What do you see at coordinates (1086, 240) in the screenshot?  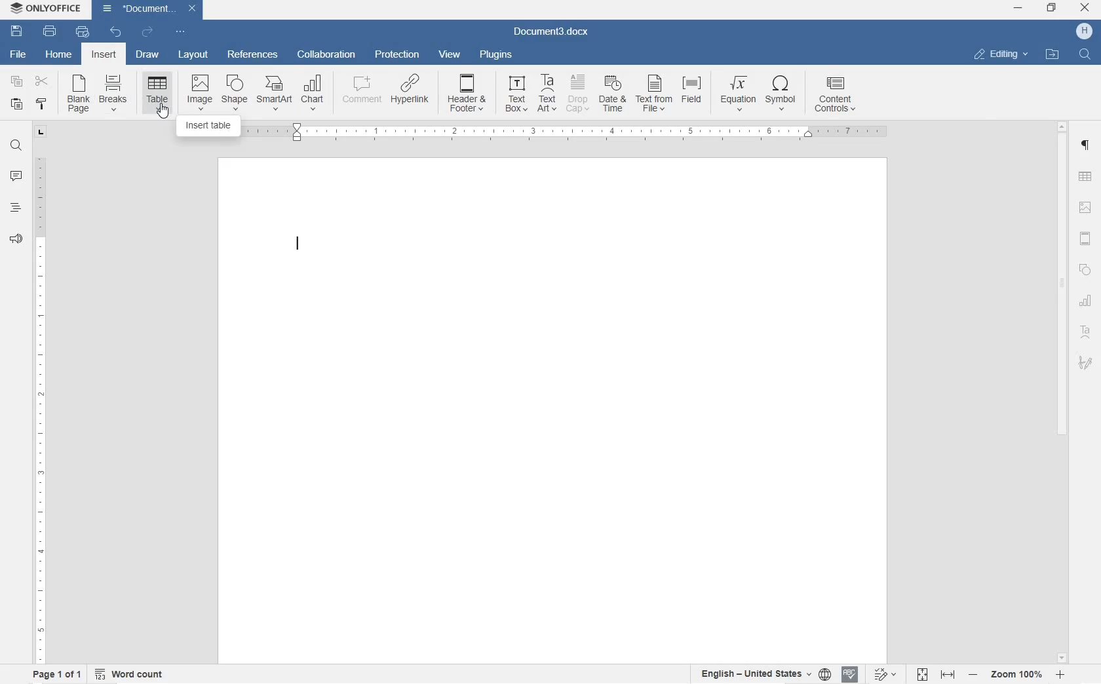 I see `HEADERS & FOOTERS` at bounding box center [1086, 240].